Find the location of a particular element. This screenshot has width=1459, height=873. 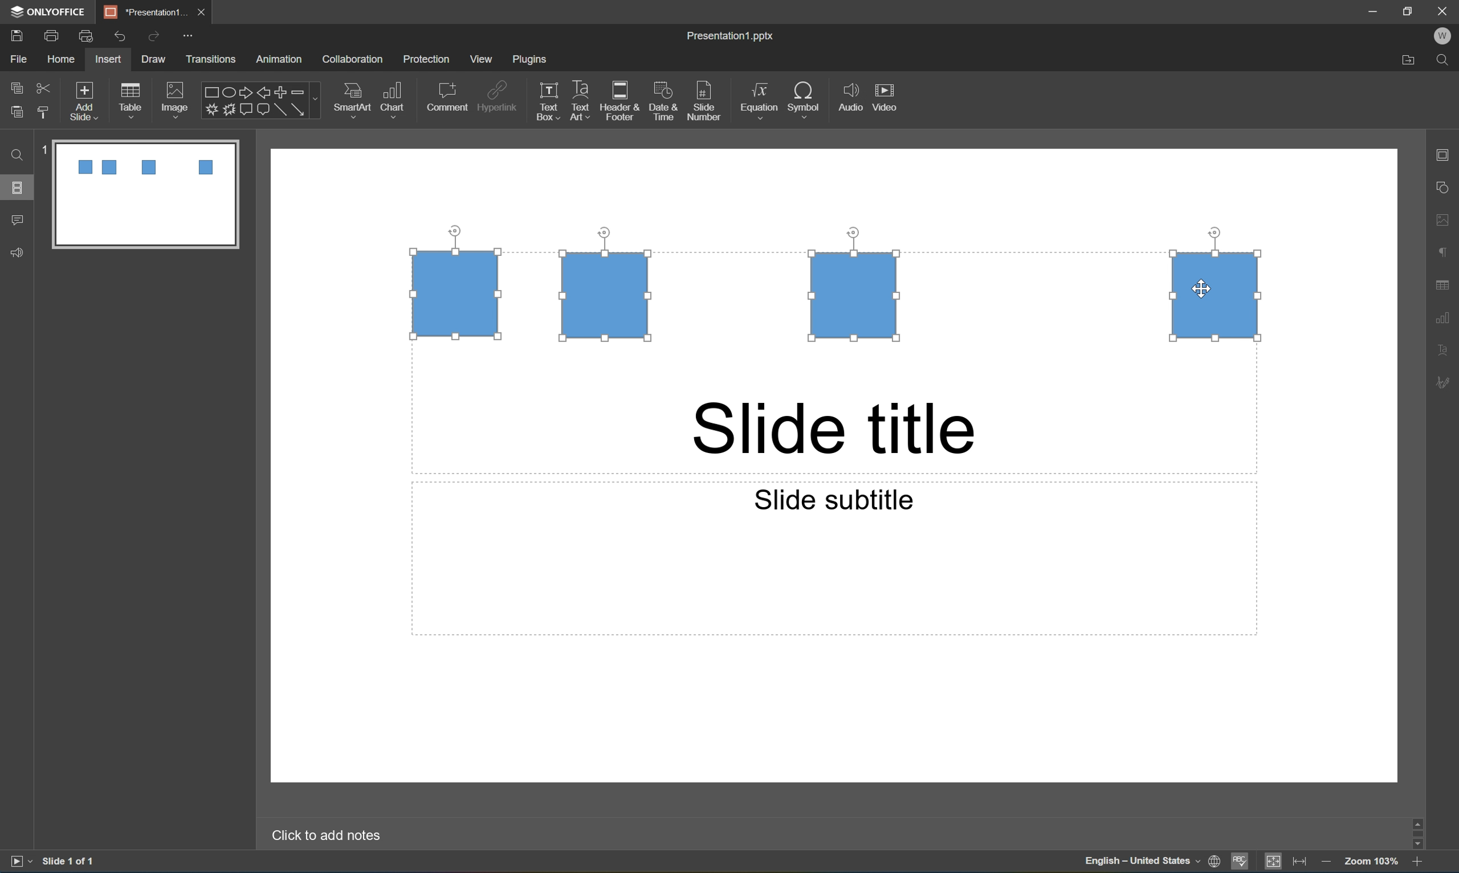

W is located at coordinates (1446, 36).